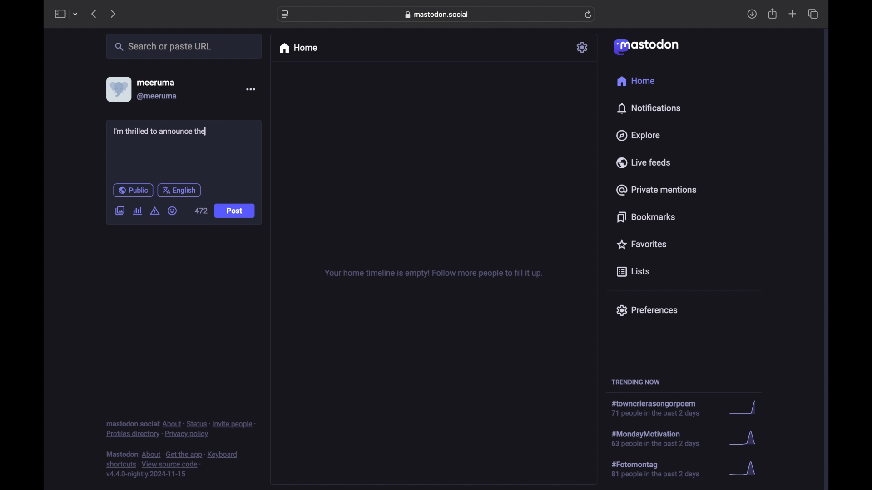  I want to click on mastodon, so click(646, 47).